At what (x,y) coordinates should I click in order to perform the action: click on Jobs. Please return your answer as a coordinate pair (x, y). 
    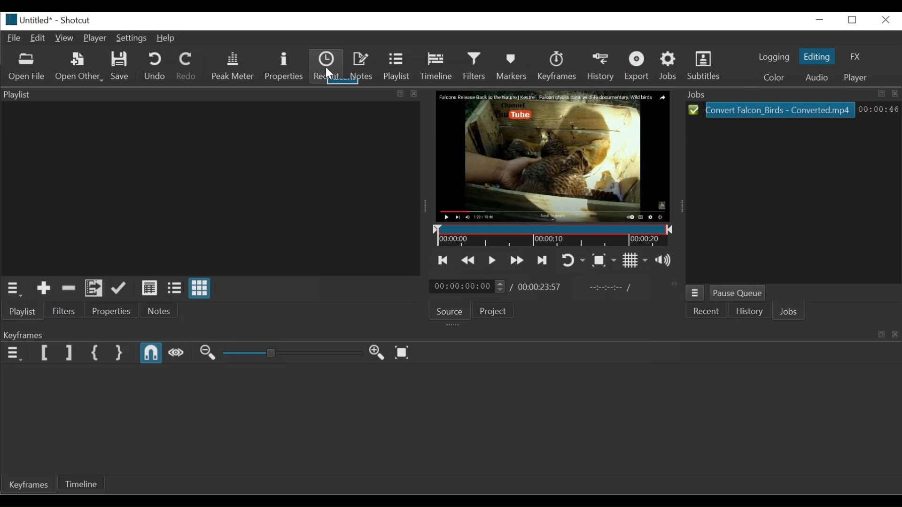
    Looking at the image, I should click on (788, 310).